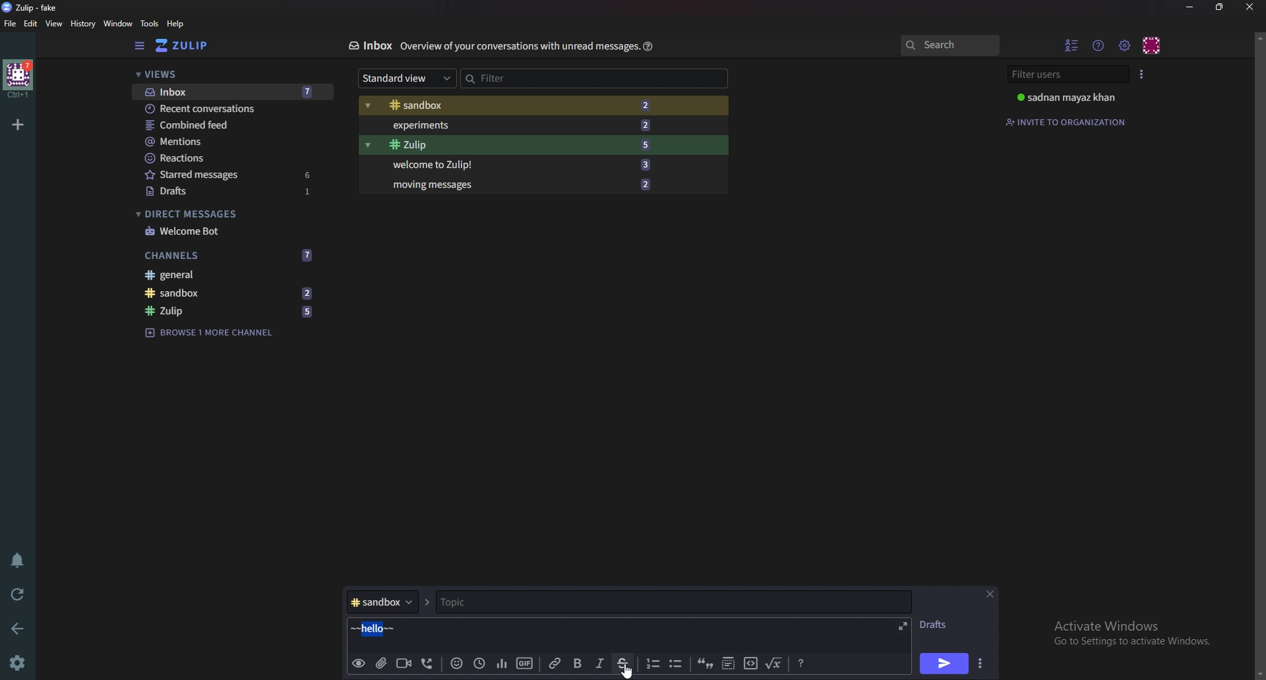 Image resolution: width=1266 pixels, height=680 pixels. What do you see at coordinates (18, 124) in the screenshot?
I see `Add organization` at bounding box center [18, 124].